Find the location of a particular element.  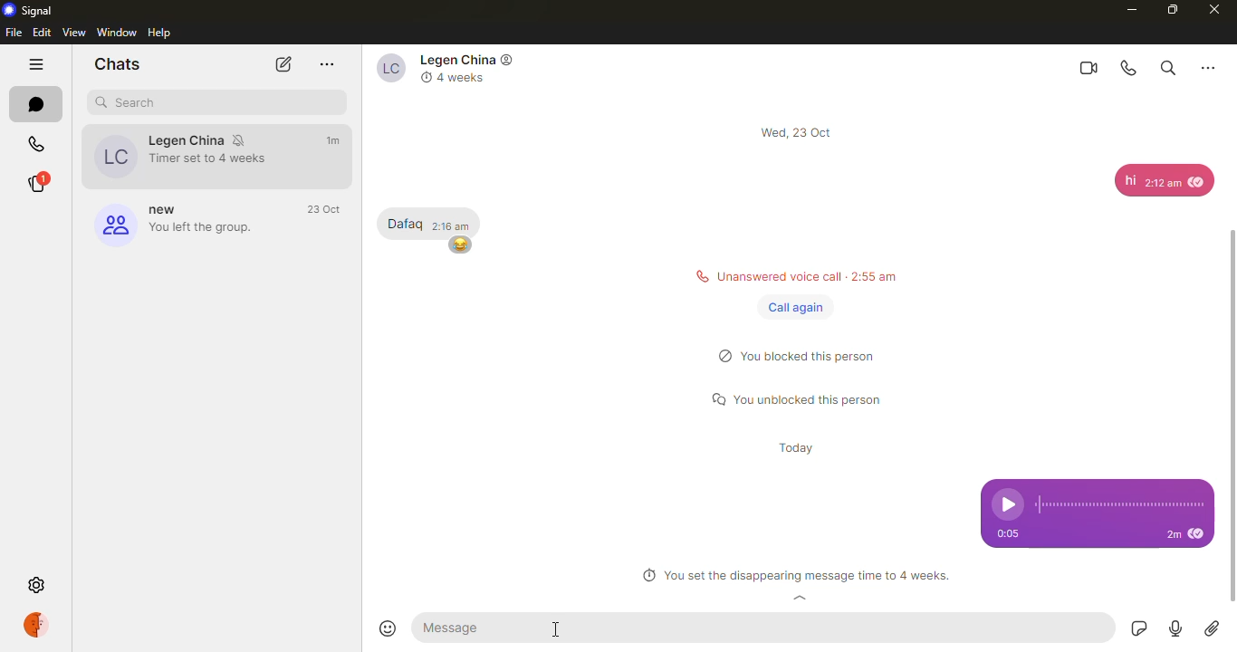

more is located at coordinates (328, 64).